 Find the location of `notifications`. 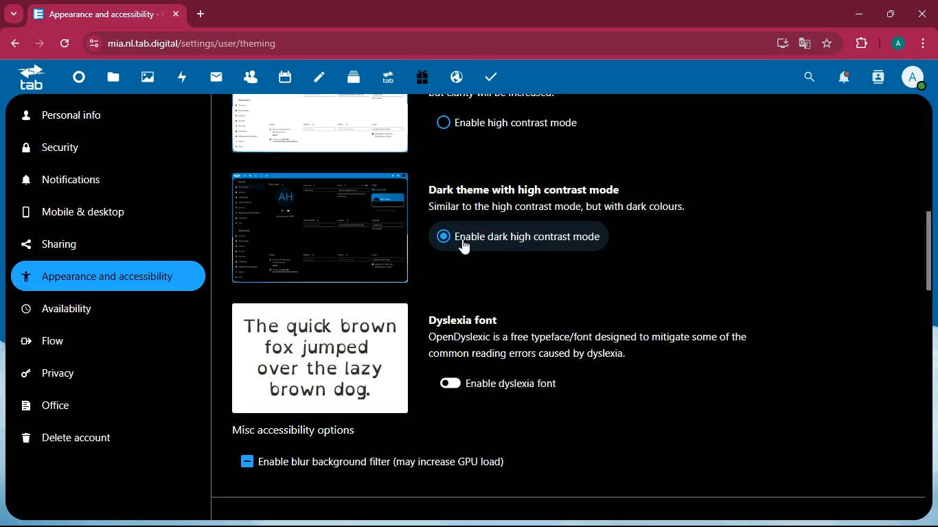

notifications is located at coordinates (96, 183).